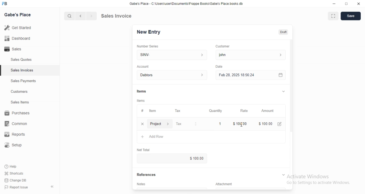 The image size is (365, 194). I want to click on $0.00, so click(190, 158).